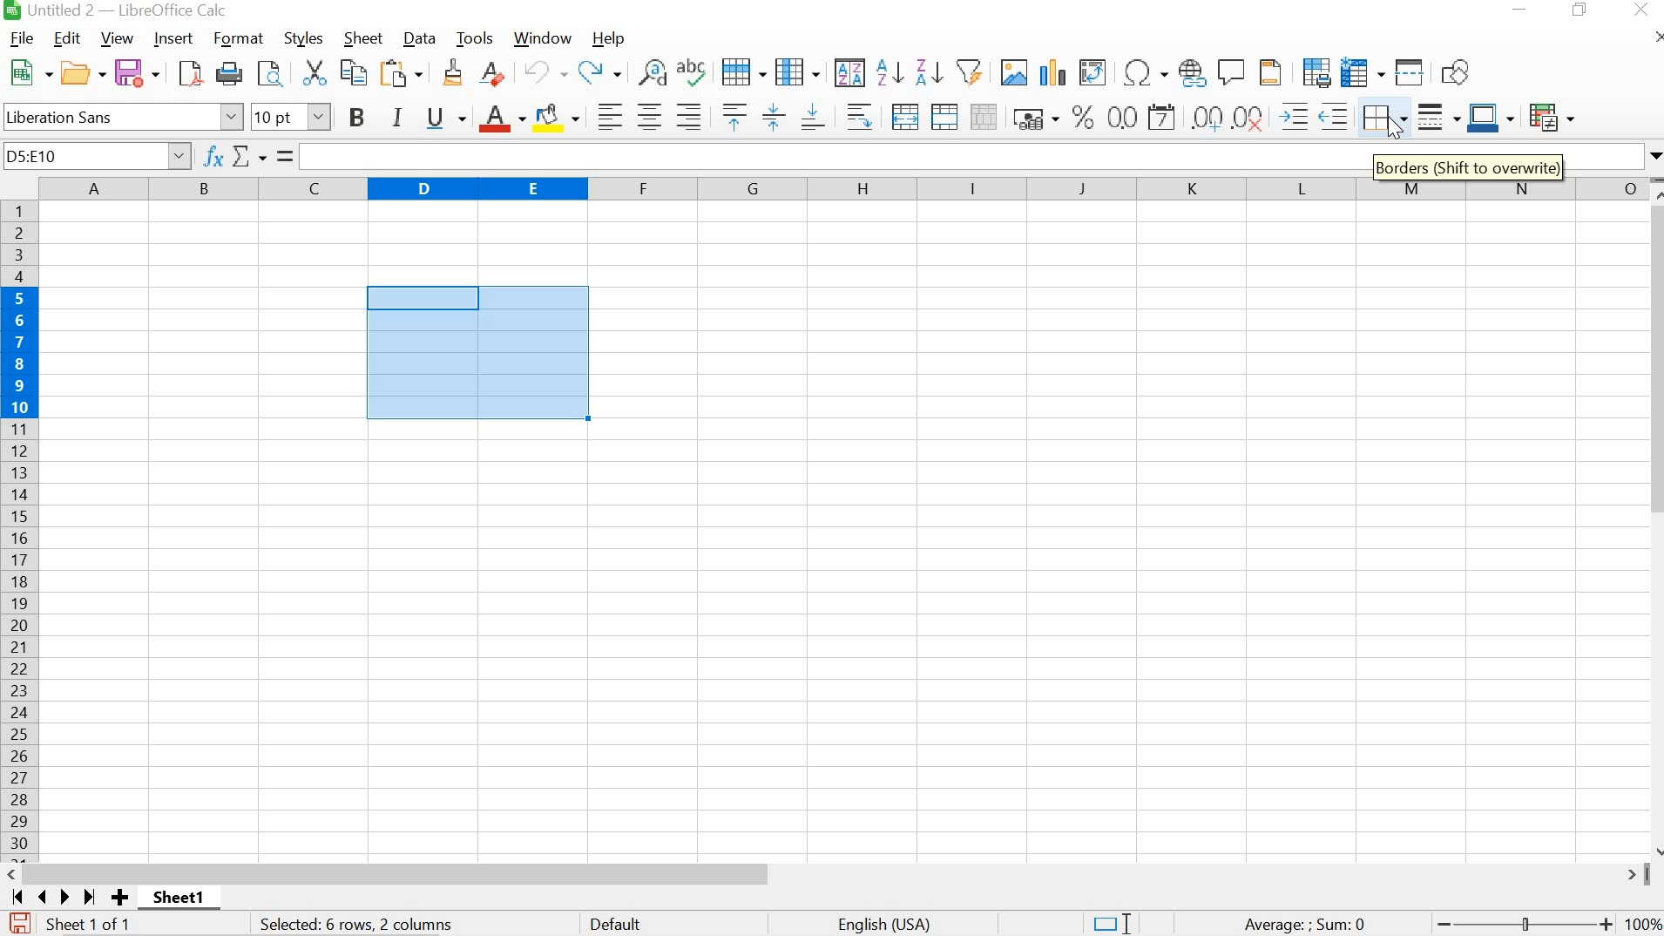 The image size is (1664, 936). I want to click on unmerge cells, so click(984, 117).